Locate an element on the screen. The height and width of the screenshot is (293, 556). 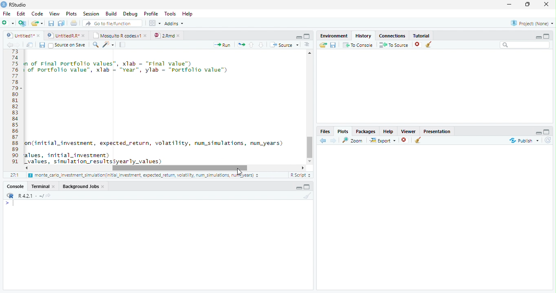
Source on save is located at coordinates (68, 45).